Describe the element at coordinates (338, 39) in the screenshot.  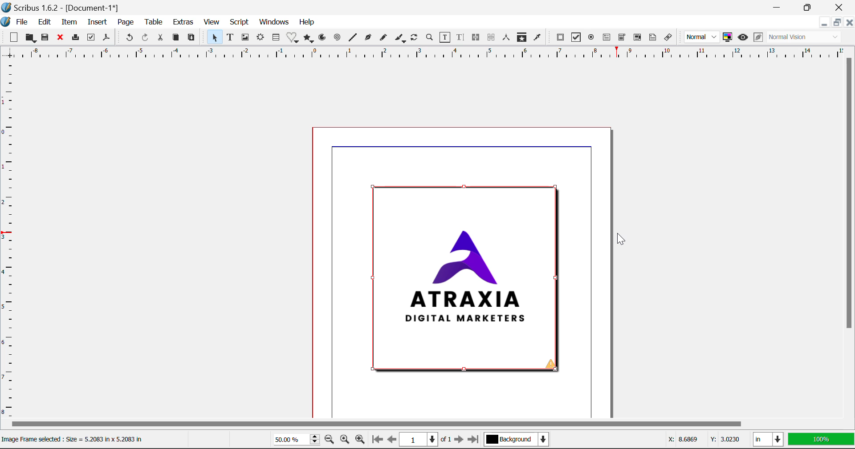
I see `Spiral` at that location.